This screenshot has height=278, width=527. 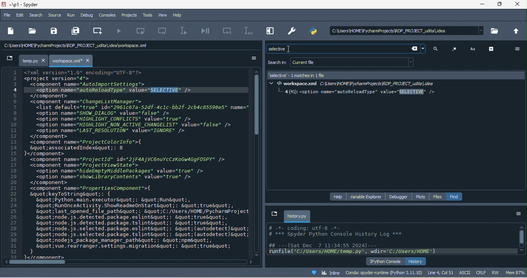 I want to click on vertical scroll bar, so click(x=258, y=107).